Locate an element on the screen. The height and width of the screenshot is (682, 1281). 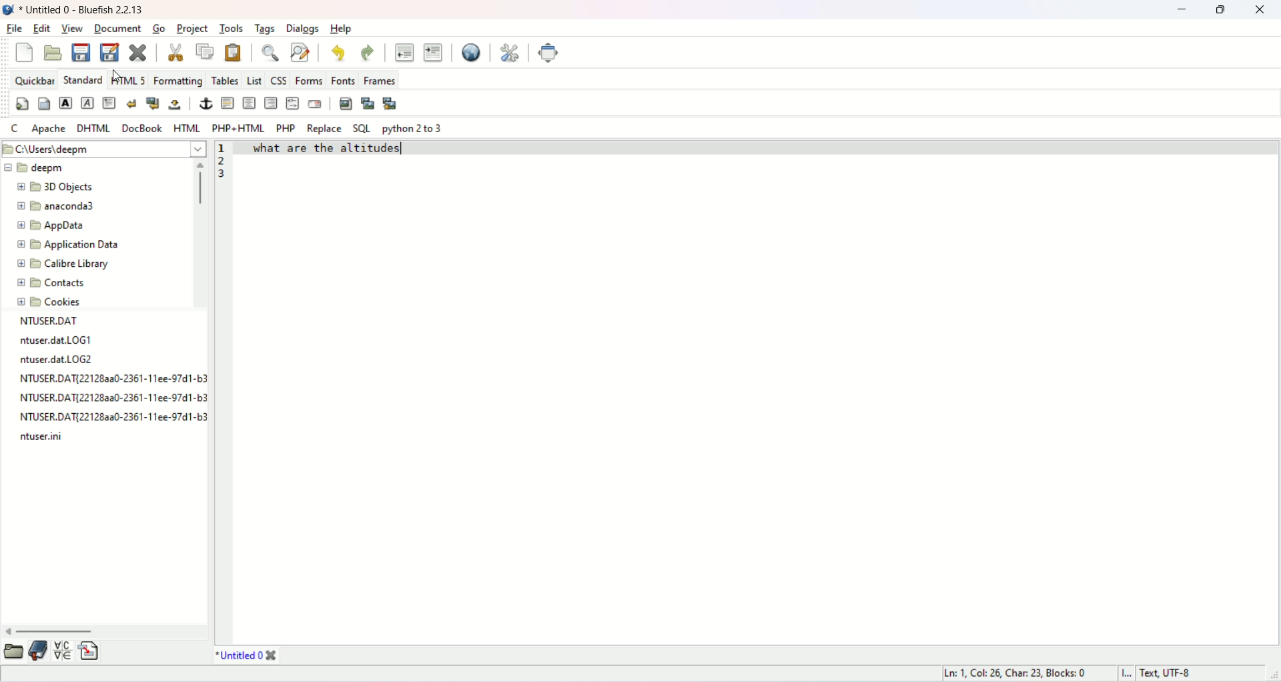
multi thumbnail is located at coordinates (392, 103).